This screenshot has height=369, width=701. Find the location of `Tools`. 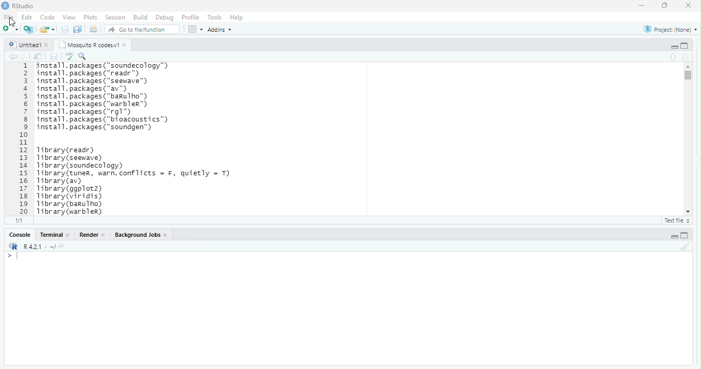

Tools is located at coordinates (215, 17).